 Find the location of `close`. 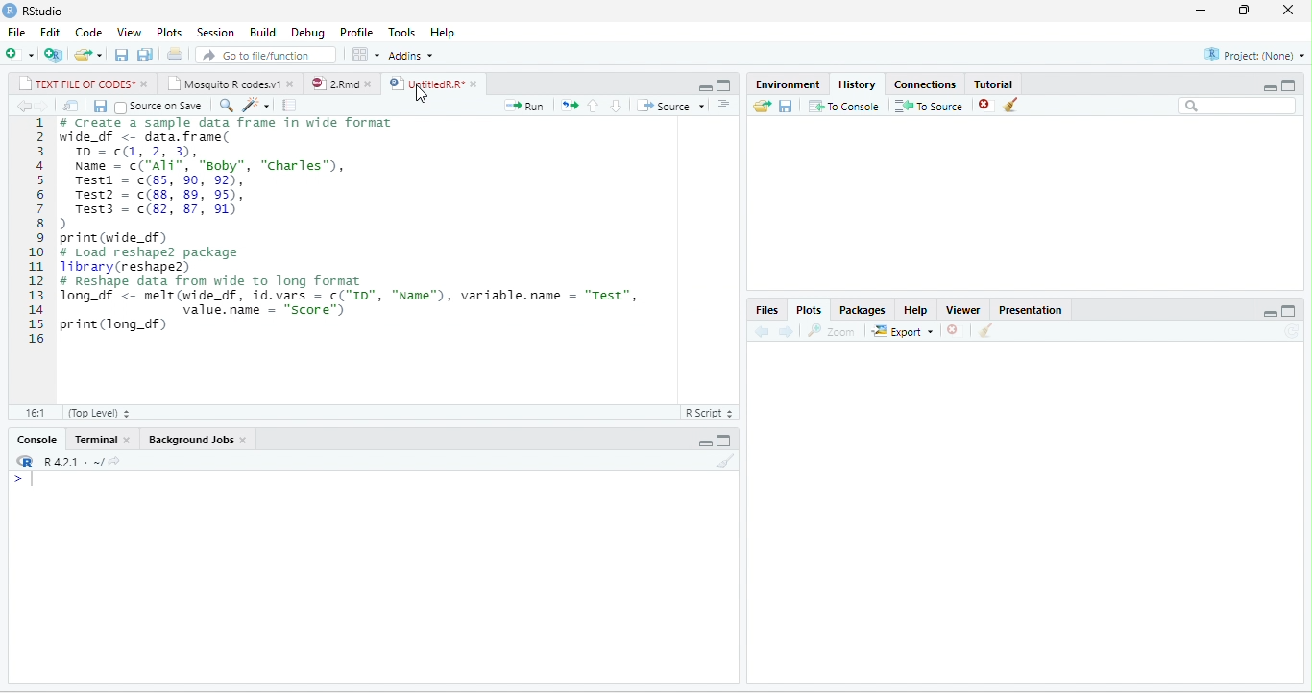

close is located at coordinates (244, 441).